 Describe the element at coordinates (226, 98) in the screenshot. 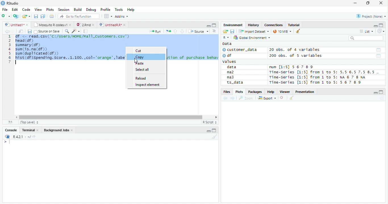

I see `Previous` at that location.